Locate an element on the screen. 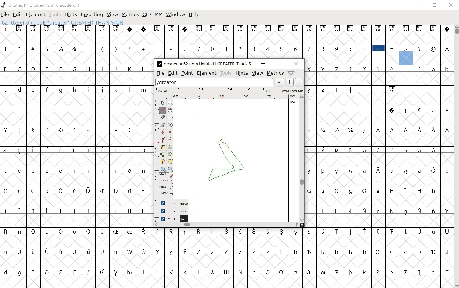 The width and height of the screenshot is (459, 288). show the previous word on the list is located at coordinates (299, 82).